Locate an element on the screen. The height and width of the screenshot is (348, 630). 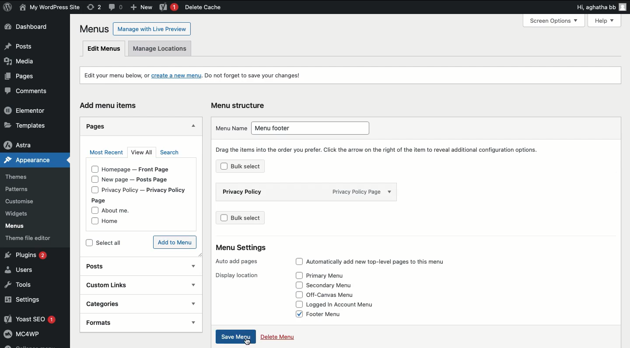
About me is located at coordinates (121, 210).